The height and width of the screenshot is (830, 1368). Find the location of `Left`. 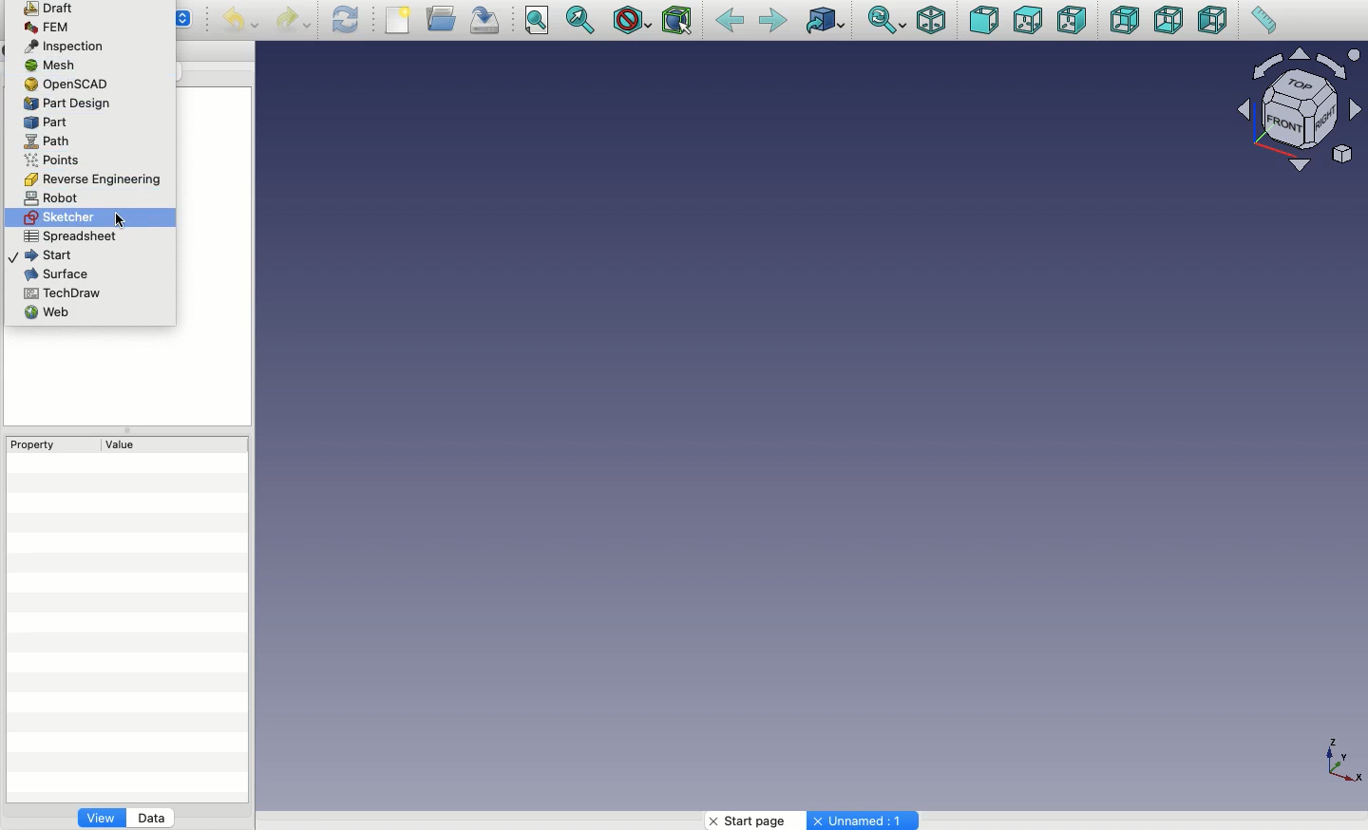

Left is located at coordinates (1213, 22).